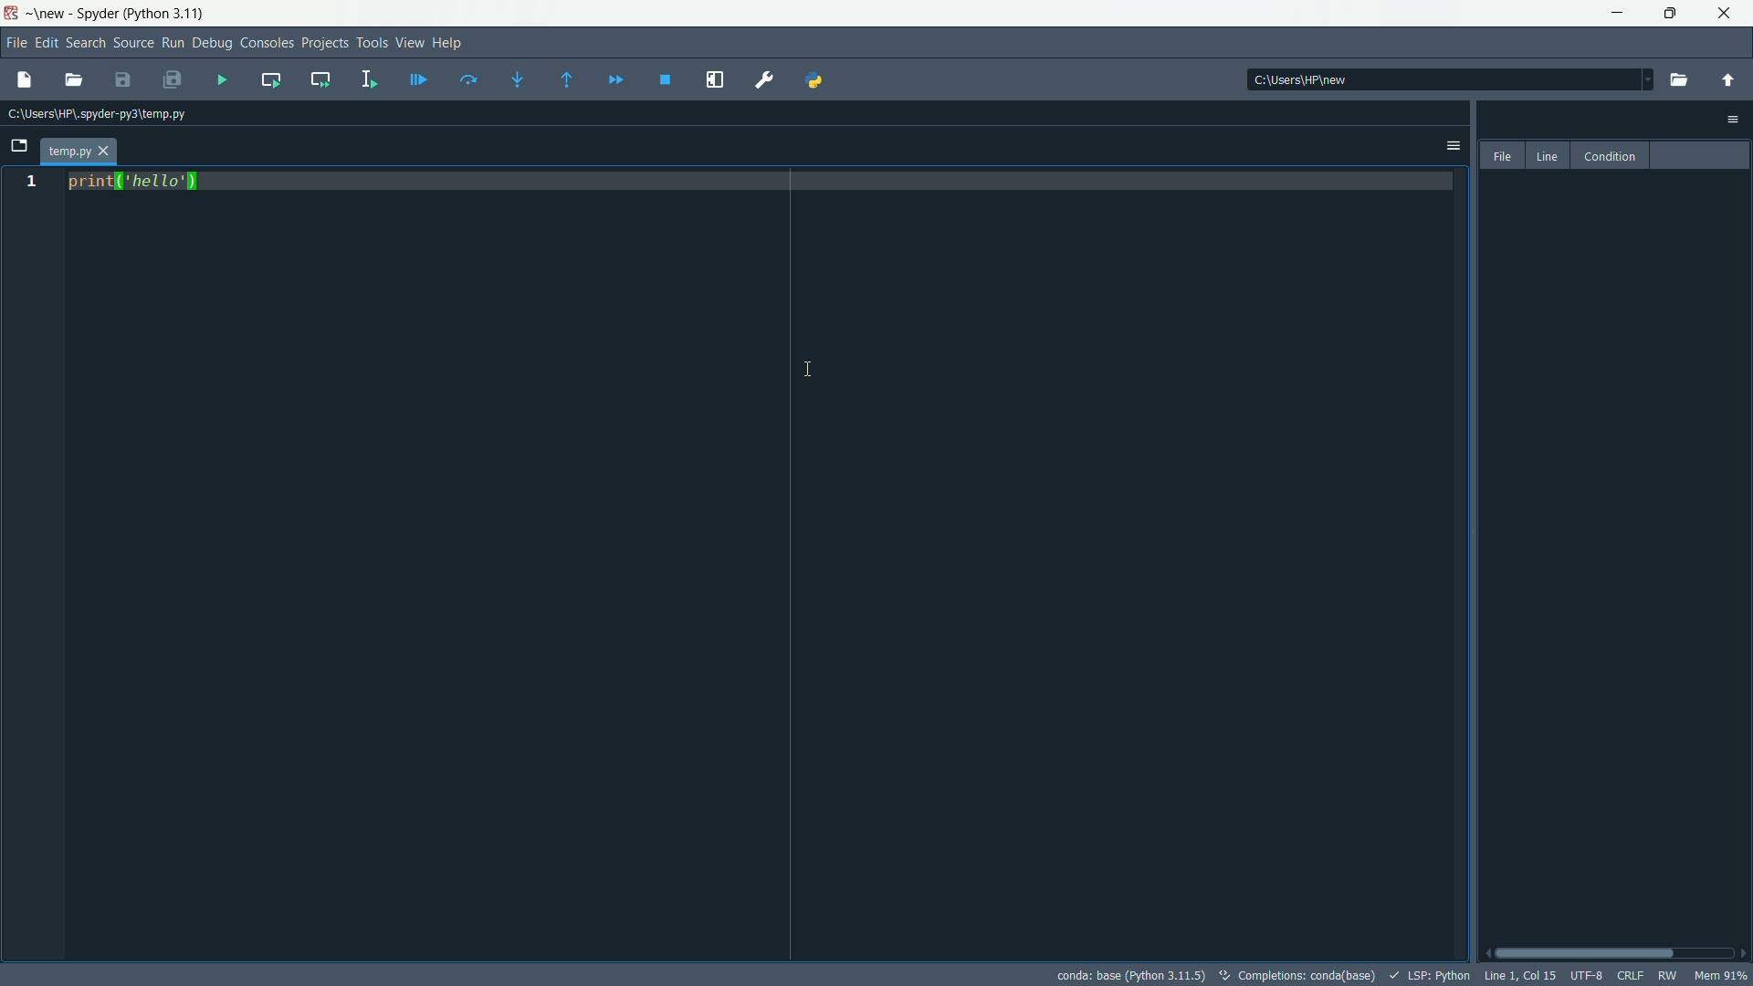 The height and width of the screenshot is (986, 1753). What do you see at coordinates (371, 42) in the screenshot?
I see `tools menu` at bounding box center [371, 42].